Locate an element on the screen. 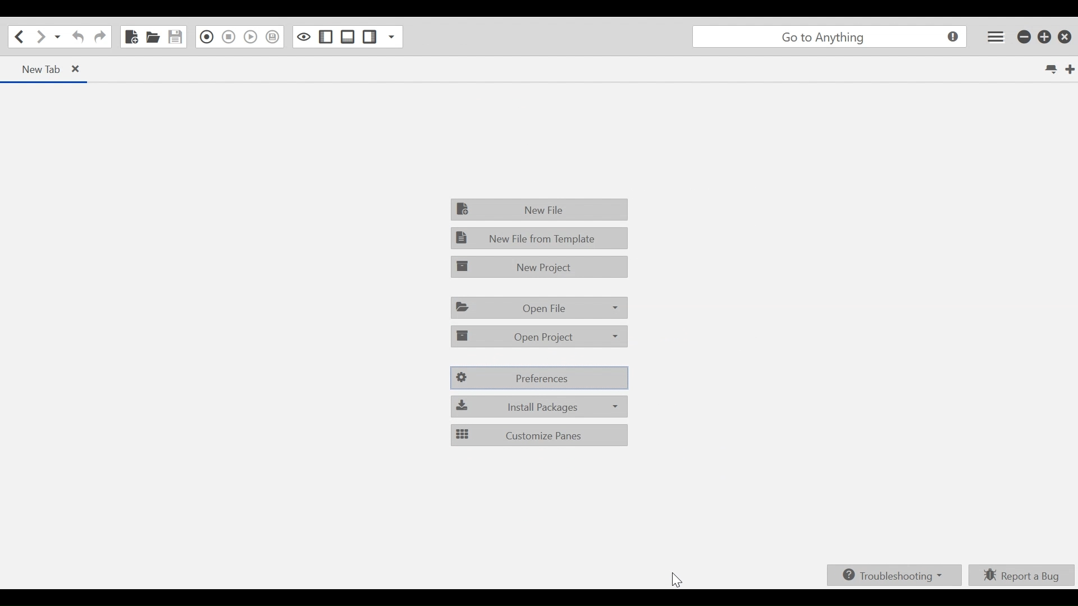  List all tabs is located at coordinates (1052, 68).